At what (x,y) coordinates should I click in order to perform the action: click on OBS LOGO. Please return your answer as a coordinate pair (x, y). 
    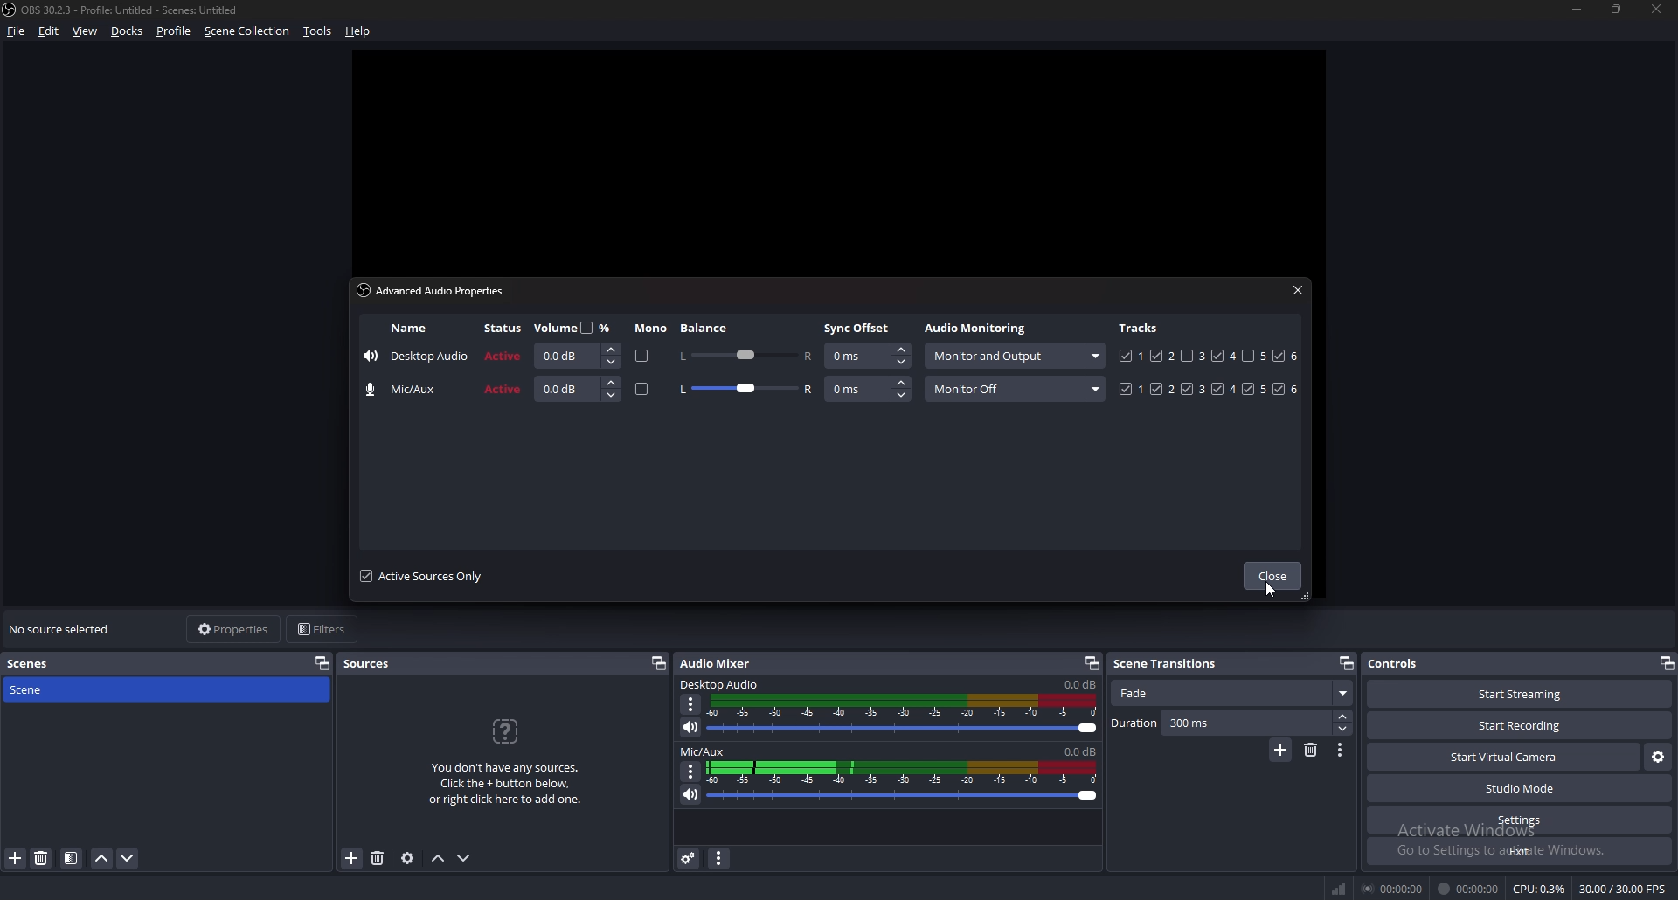
    Looking at the image, I should click on (10, 11).